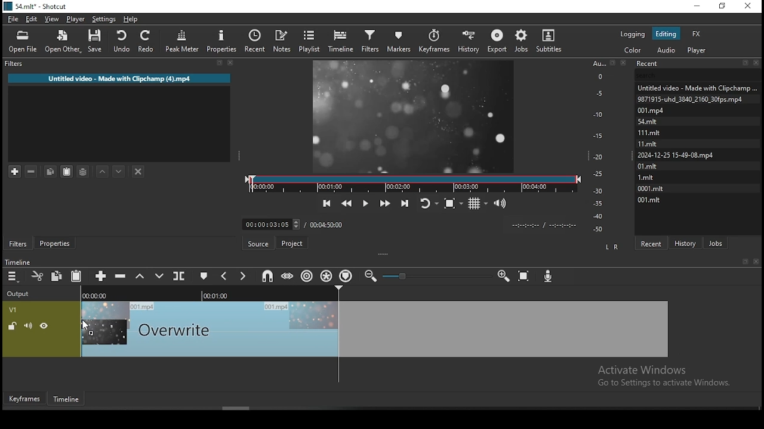 The image size is (764, 429). What do you see at coordinates (118, 63) in the screenshot?
I see `Filter` at bounding box center [118, 63].